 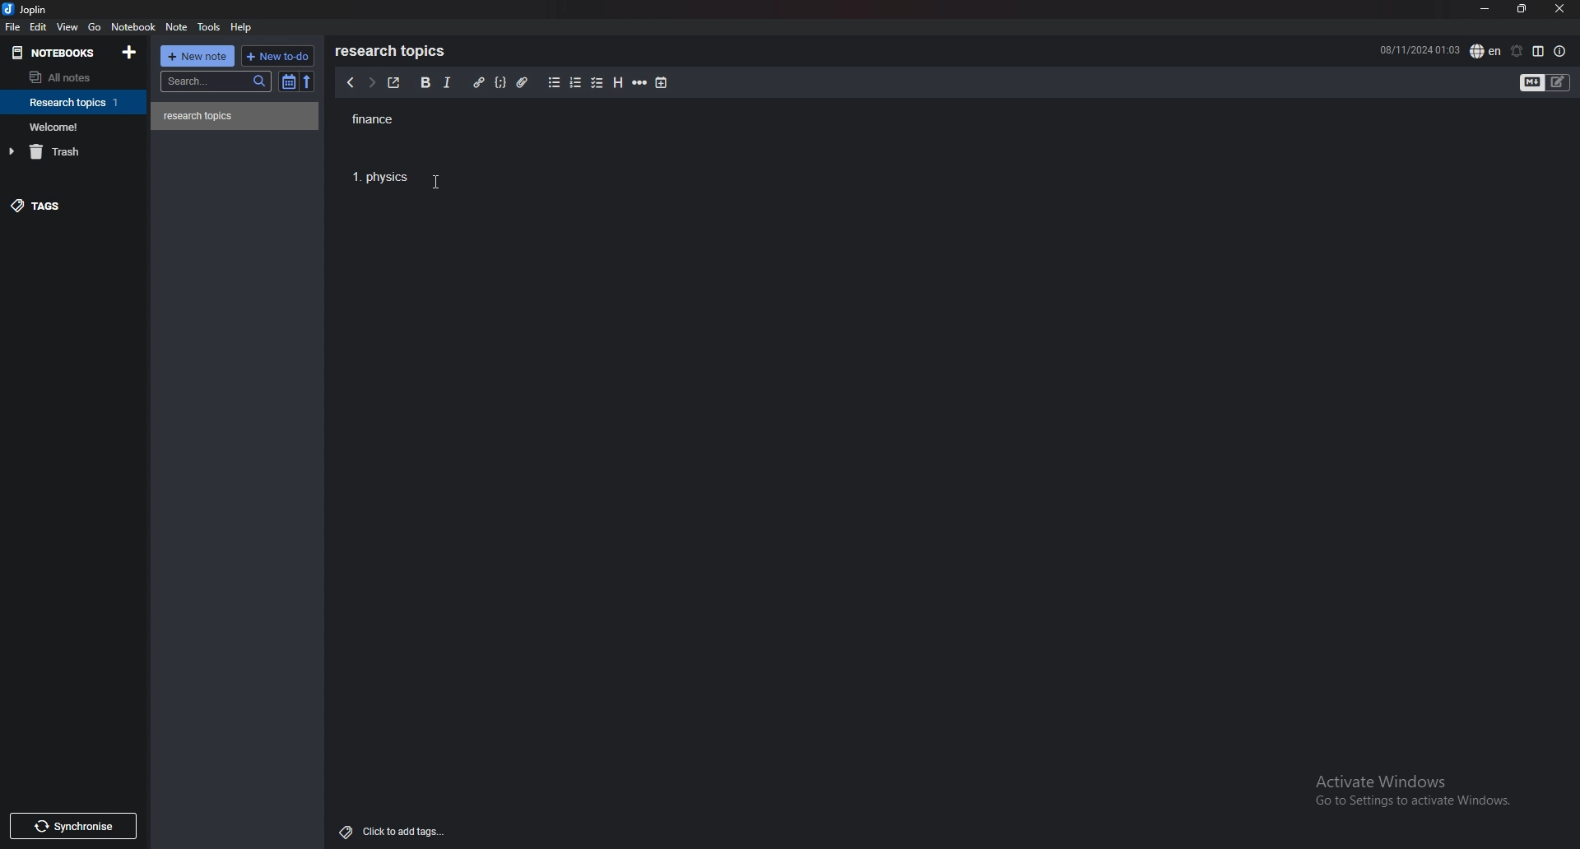 I want to click on bold, so click(x=424, y=82).